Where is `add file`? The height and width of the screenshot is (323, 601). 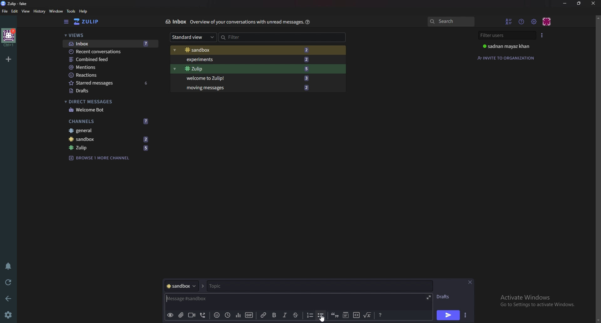 add file is located at coordinates (180, 315).